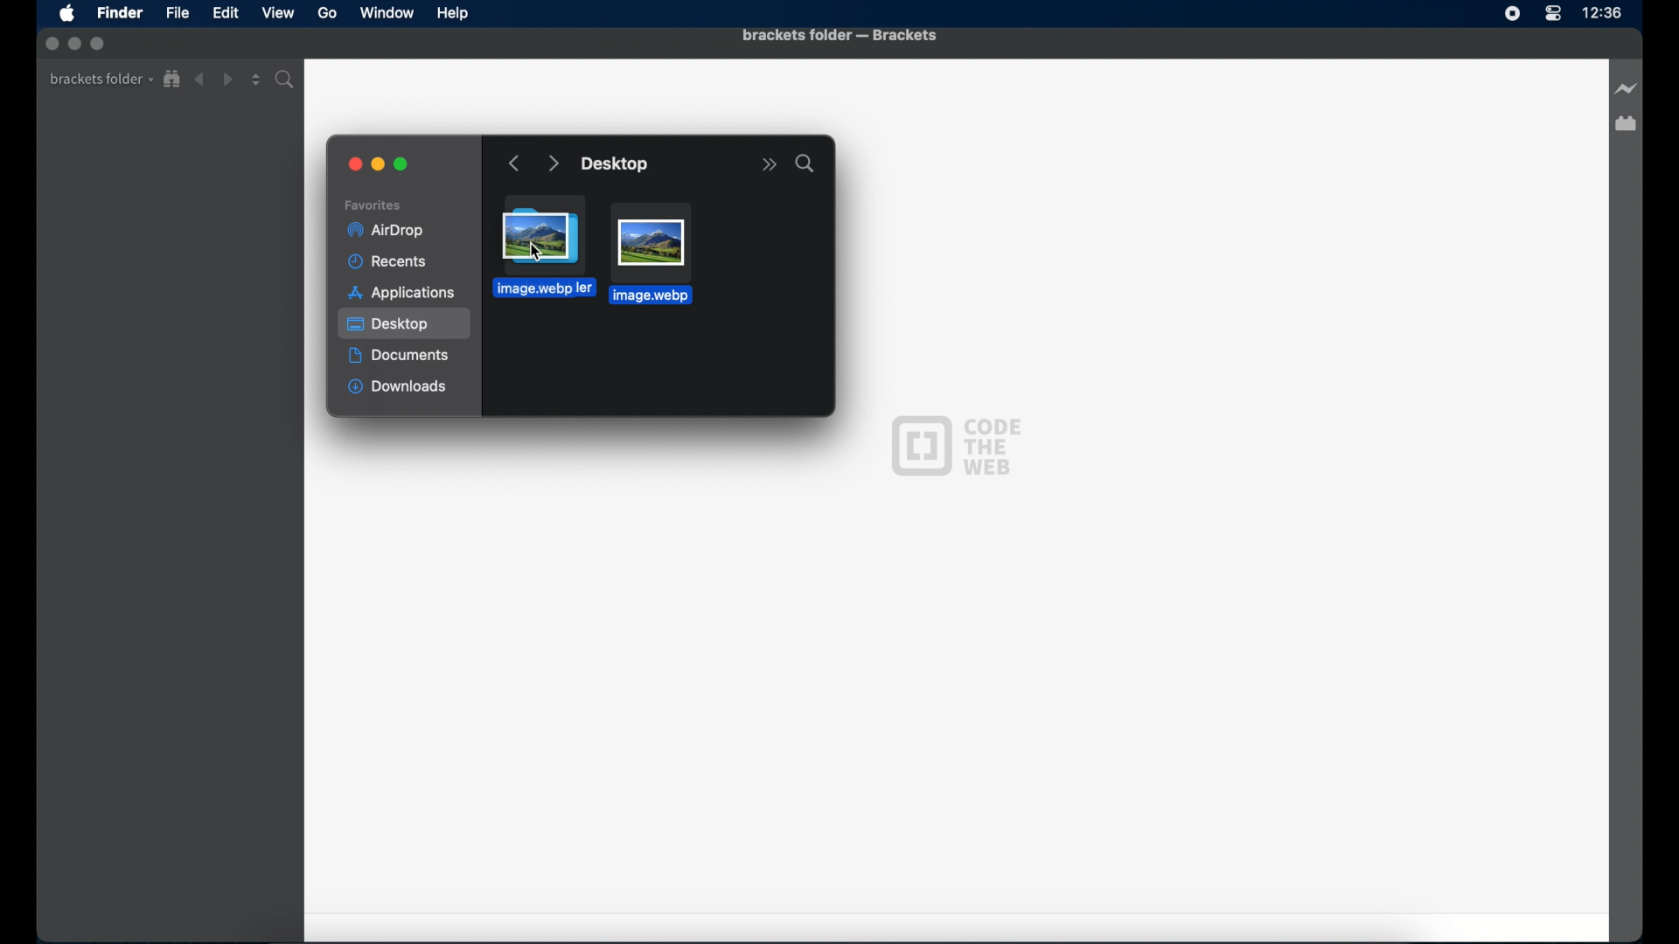 This screenshot has width=1679, height=944. What do you see at coordinates (387, 12) in the screenshot?
I see `Window` at bounding box center [387, 12].